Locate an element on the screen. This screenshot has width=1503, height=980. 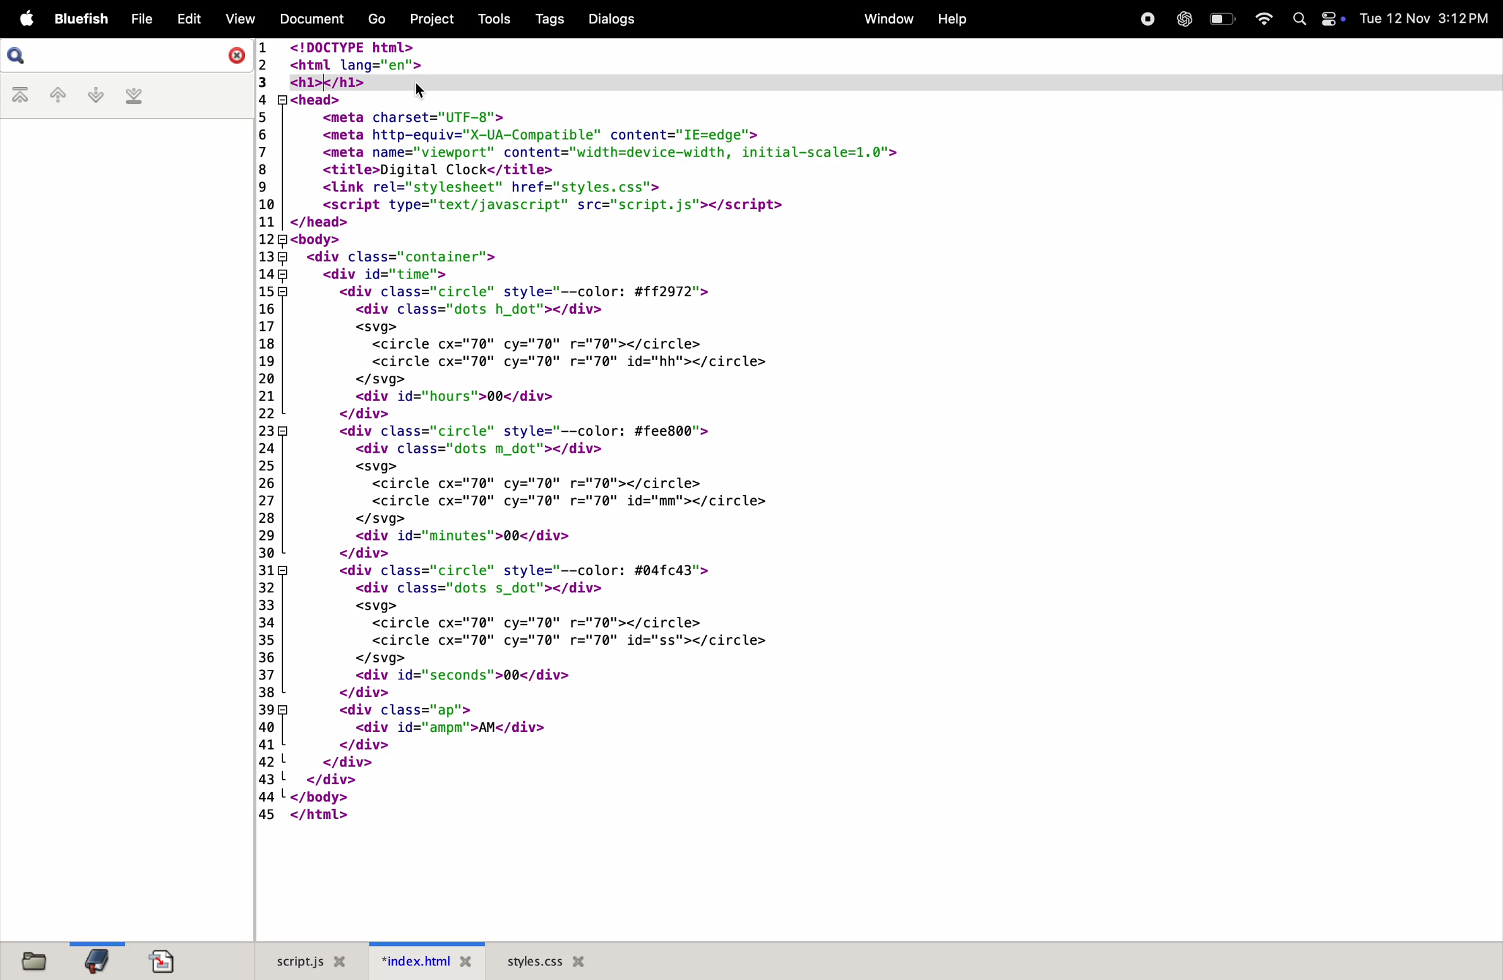
previous book mark is located at coordinates (57, 97).